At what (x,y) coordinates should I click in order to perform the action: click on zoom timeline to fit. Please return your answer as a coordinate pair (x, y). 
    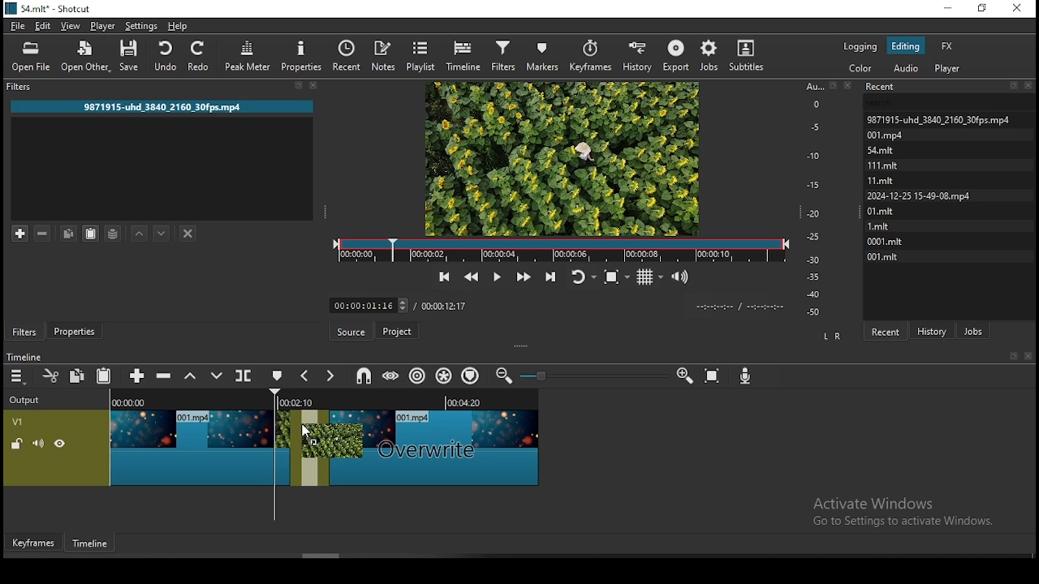
    Looking at the image, I should click on (714, 377).